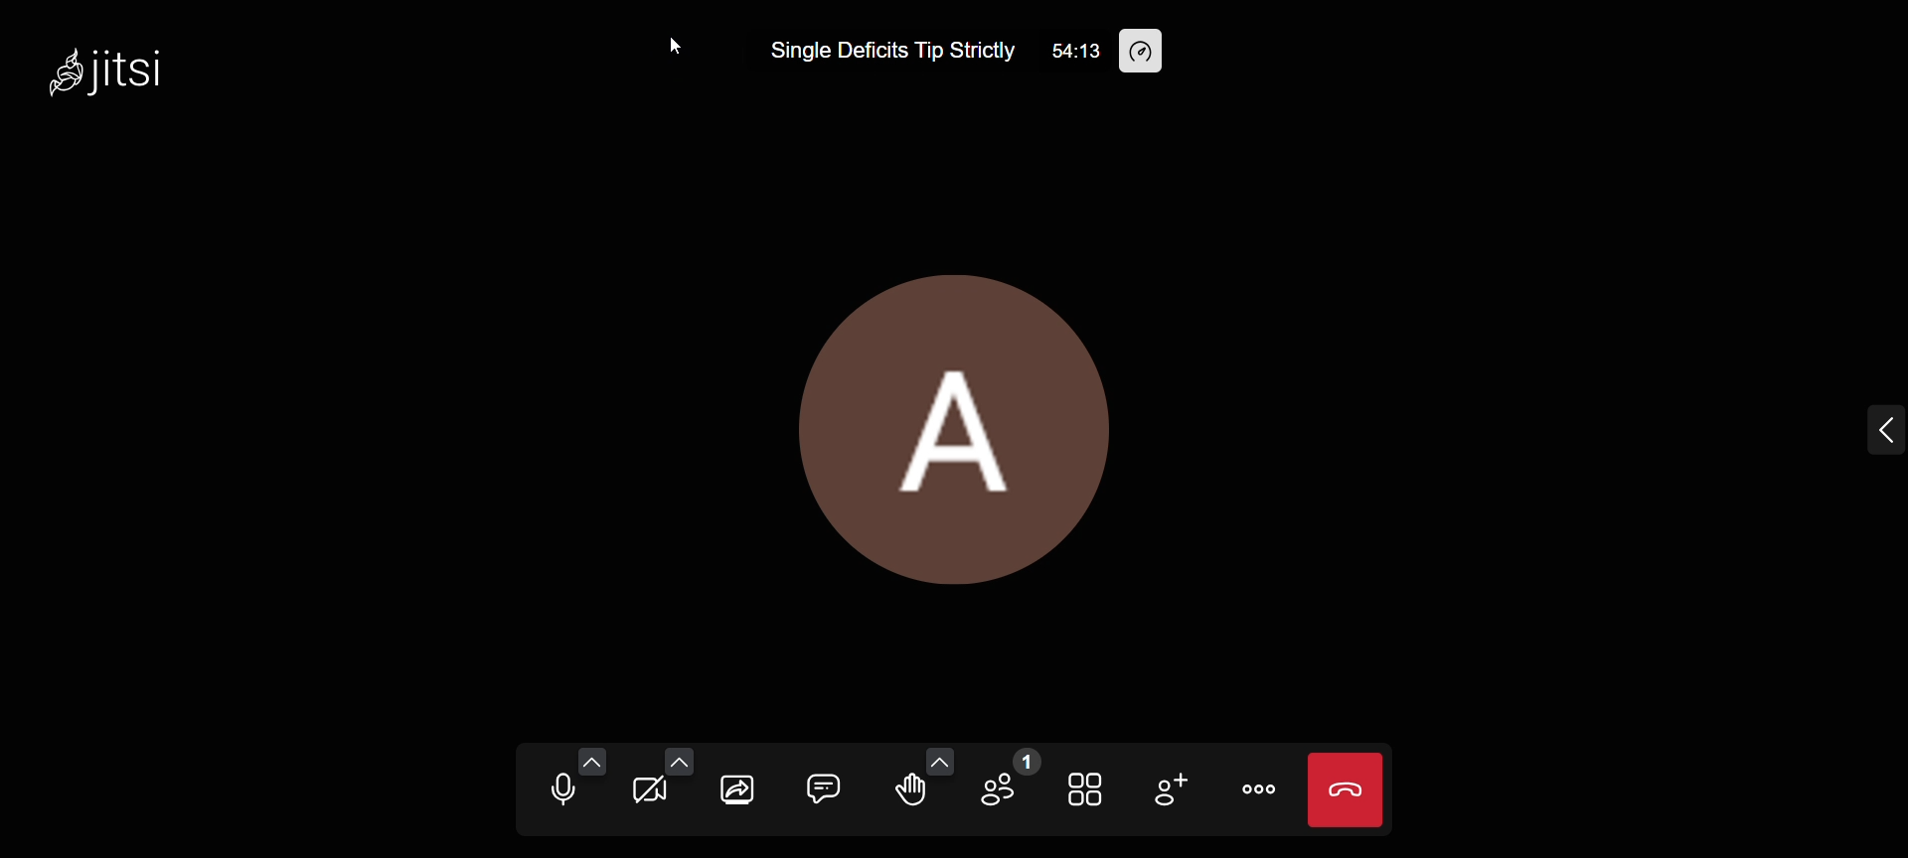 This screenshot has height=858, width=1908. I want to click on raise hand, so click(907, 793).